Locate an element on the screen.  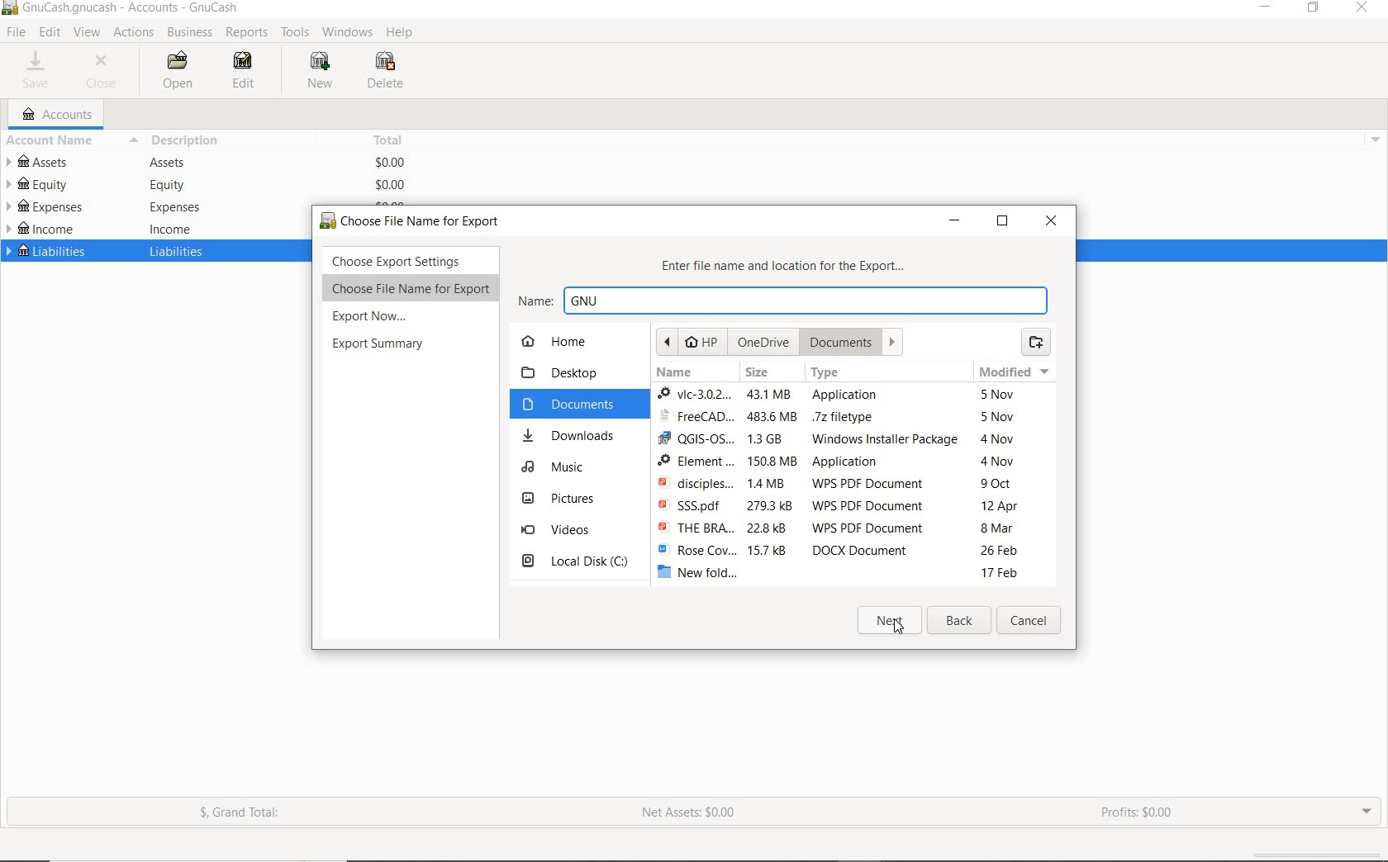
RESTORE DOWN is located at coordinates (1313, 9).